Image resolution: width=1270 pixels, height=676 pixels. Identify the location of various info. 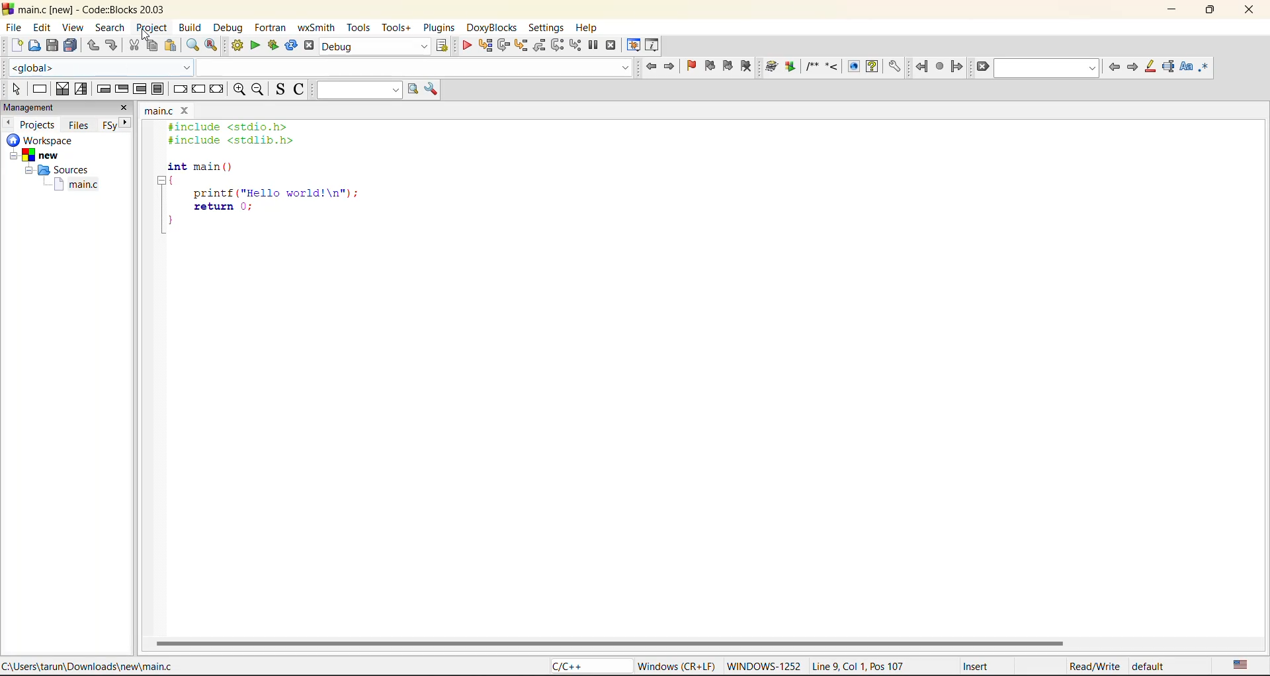
(653, 45).